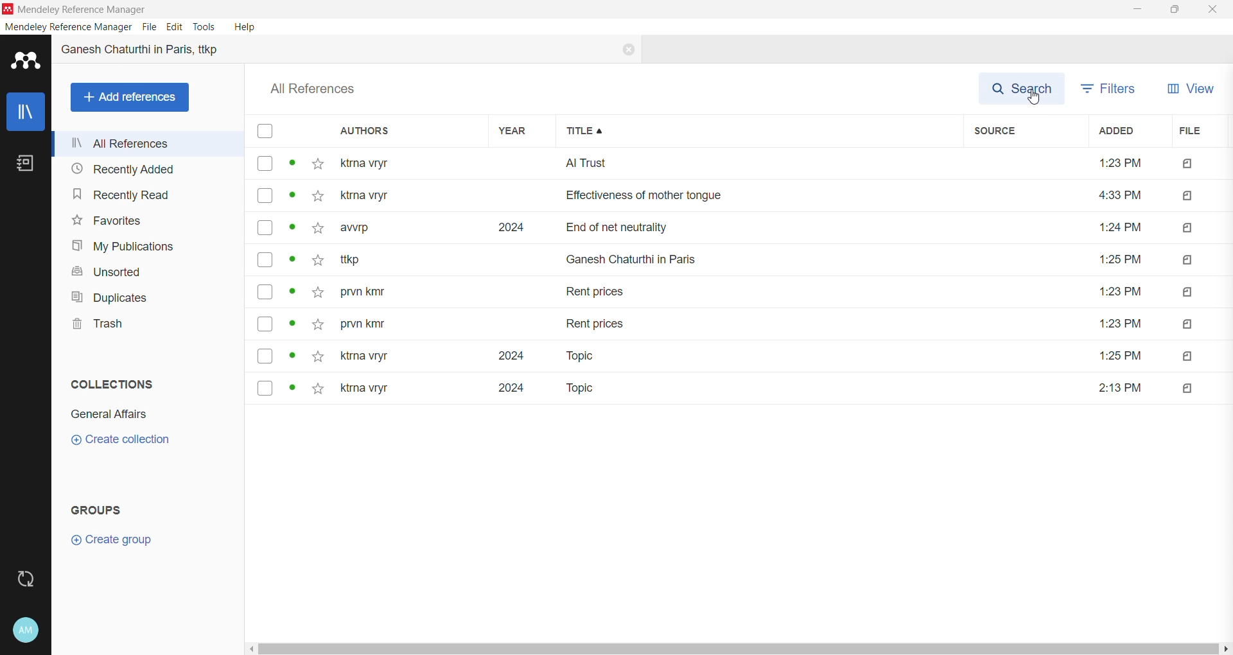 Image resolution: width=1233 pixels, height=655 pixels. I want to click on file type, so click(1184, 164).